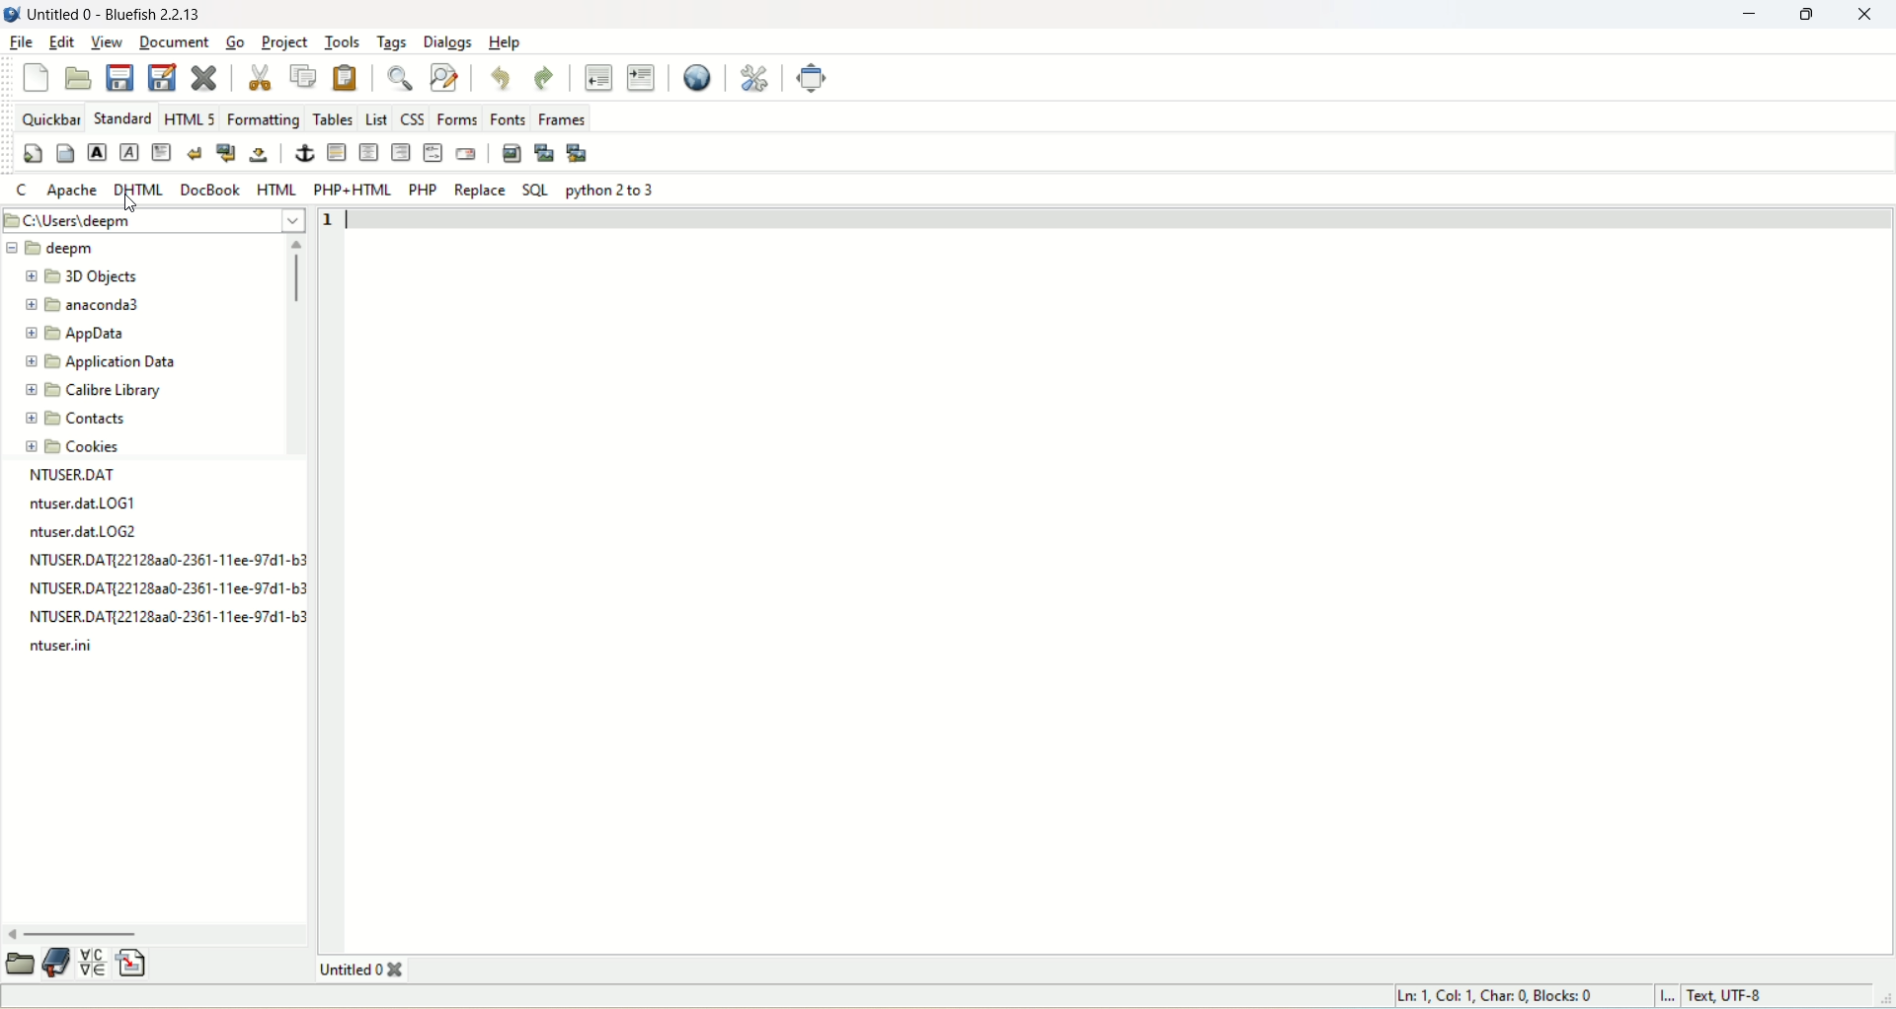 The width and height of the screenshot is (1896, 1009). I want to click on unindent, so click(596, 79).